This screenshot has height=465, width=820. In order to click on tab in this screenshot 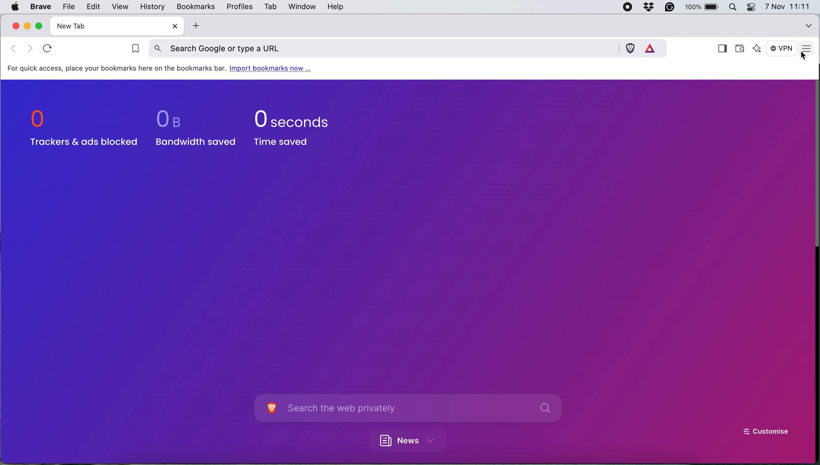, I will do `click(269, 8)`.